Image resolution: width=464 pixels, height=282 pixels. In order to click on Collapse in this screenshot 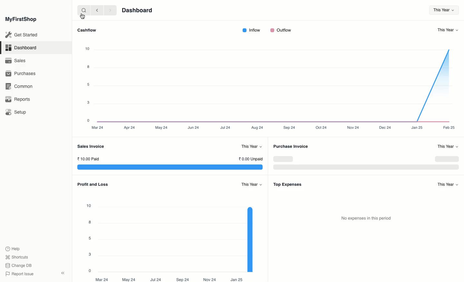, I will do `click(63, 273)`.